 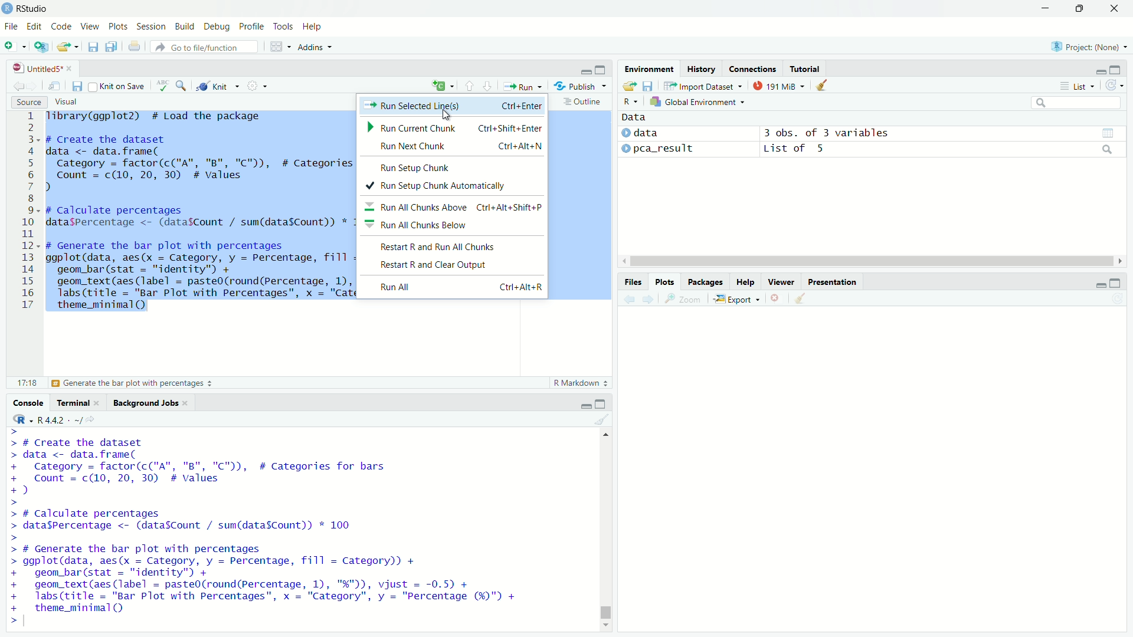 I want to click on horizontal scrollbar, so click(x=873, y=262).